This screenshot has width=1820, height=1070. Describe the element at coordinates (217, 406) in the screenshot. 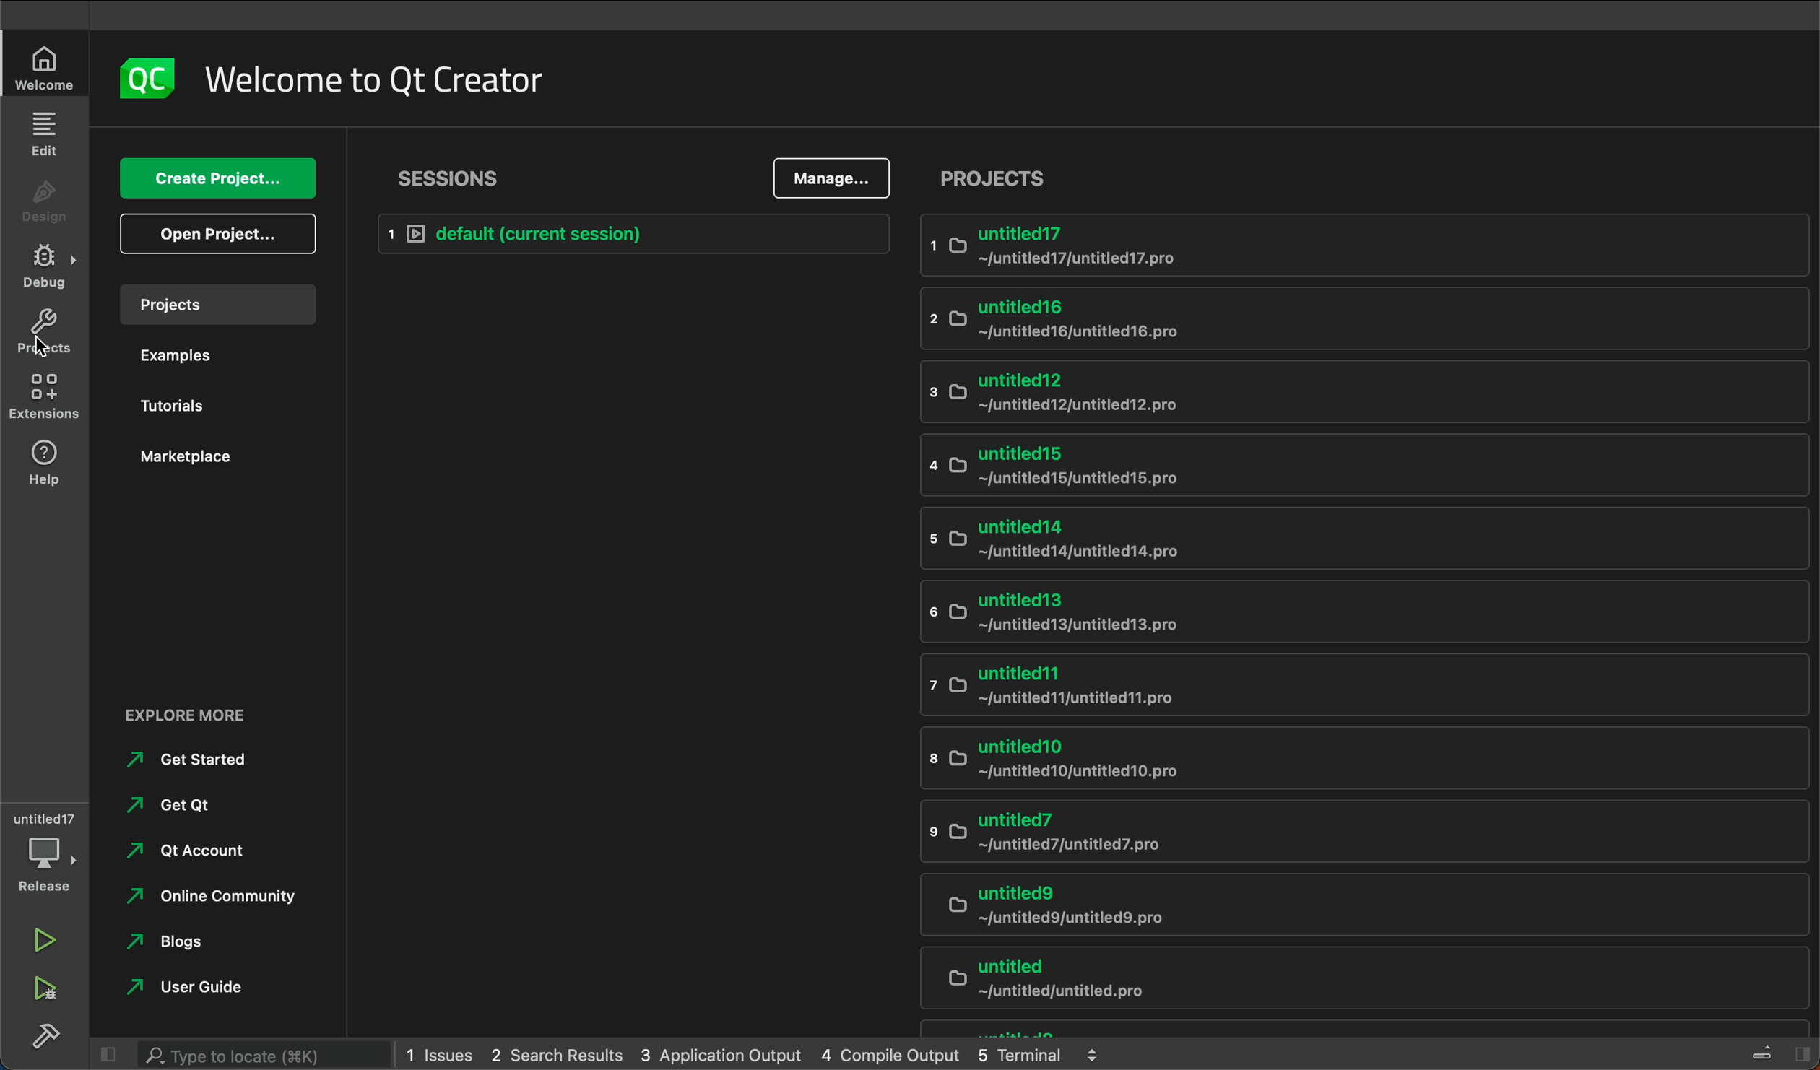

I see `tutorials` at that location.